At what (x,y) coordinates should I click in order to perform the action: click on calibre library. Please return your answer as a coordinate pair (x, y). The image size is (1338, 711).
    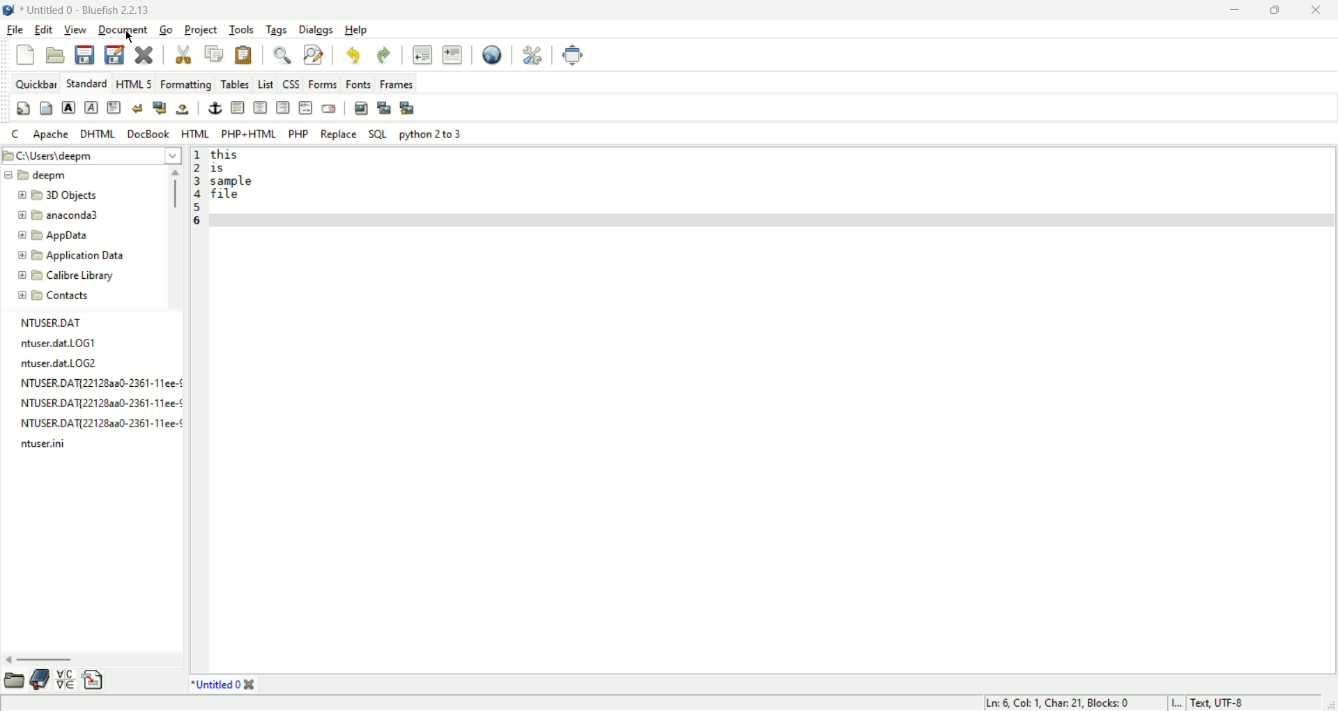
    Looking at the image, I should click on (68, 277).